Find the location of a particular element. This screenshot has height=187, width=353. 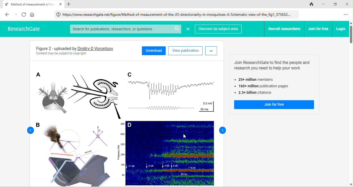

join for free is located at coordinates (319, 29).